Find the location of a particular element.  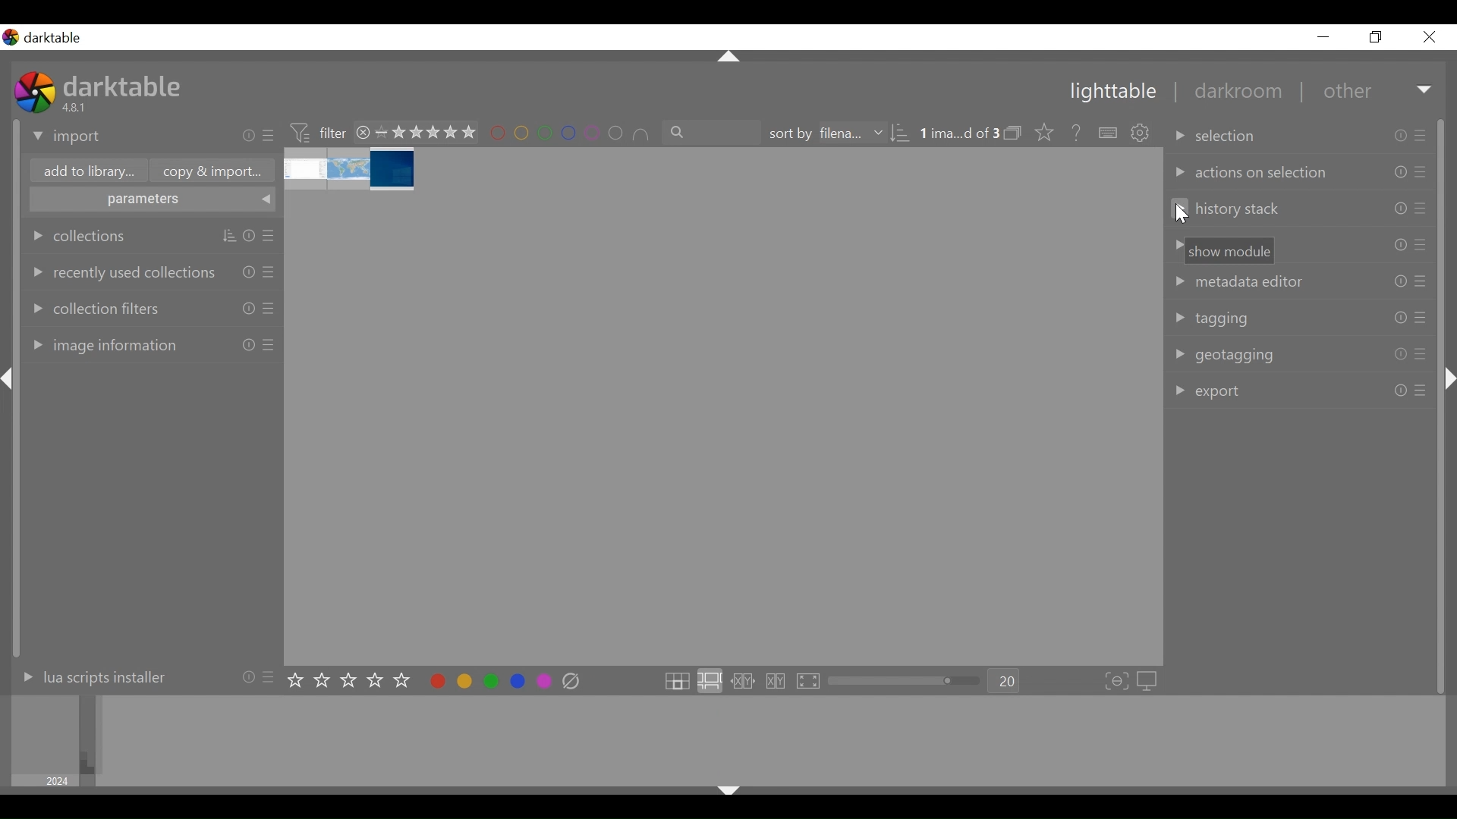

info is located at coordinates (1400, 355).